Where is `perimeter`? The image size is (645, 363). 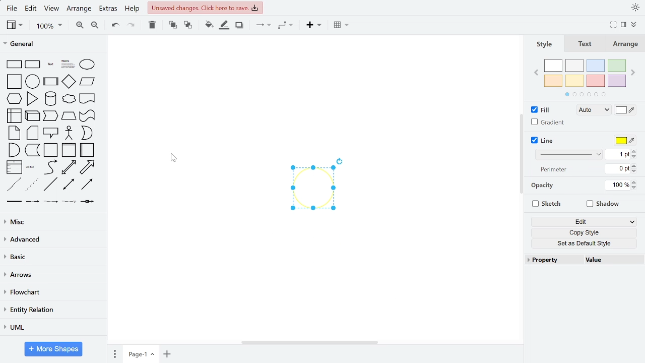 perimeter is located at coordinates (552, 169).